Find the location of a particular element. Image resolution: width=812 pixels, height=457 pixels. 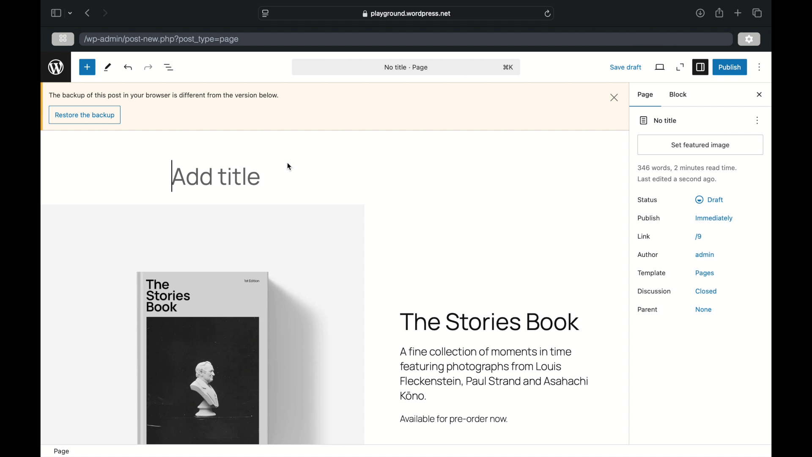

page is located at coordinates (63, 451).